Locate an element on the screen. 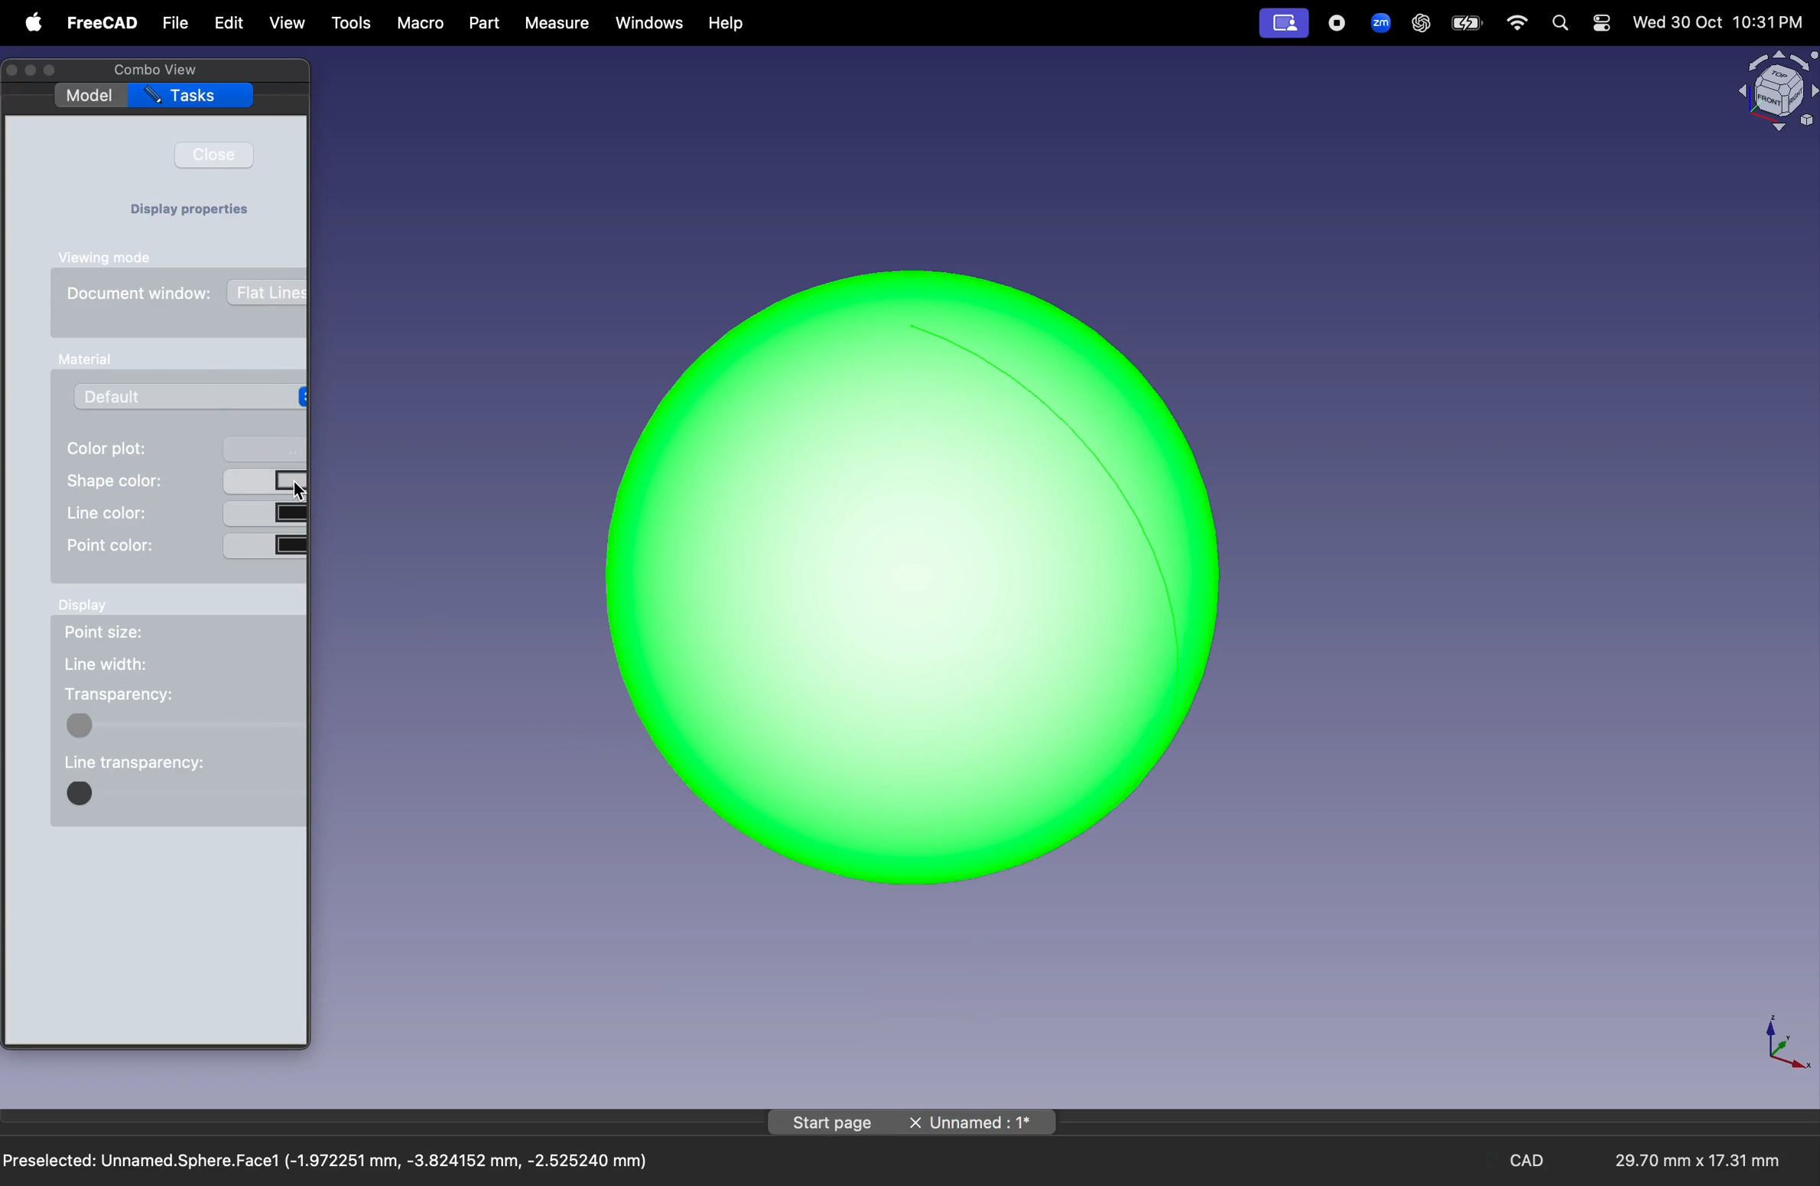 This screenshot has height=1186, width=1820. line color is located at coordinates (186, 513).